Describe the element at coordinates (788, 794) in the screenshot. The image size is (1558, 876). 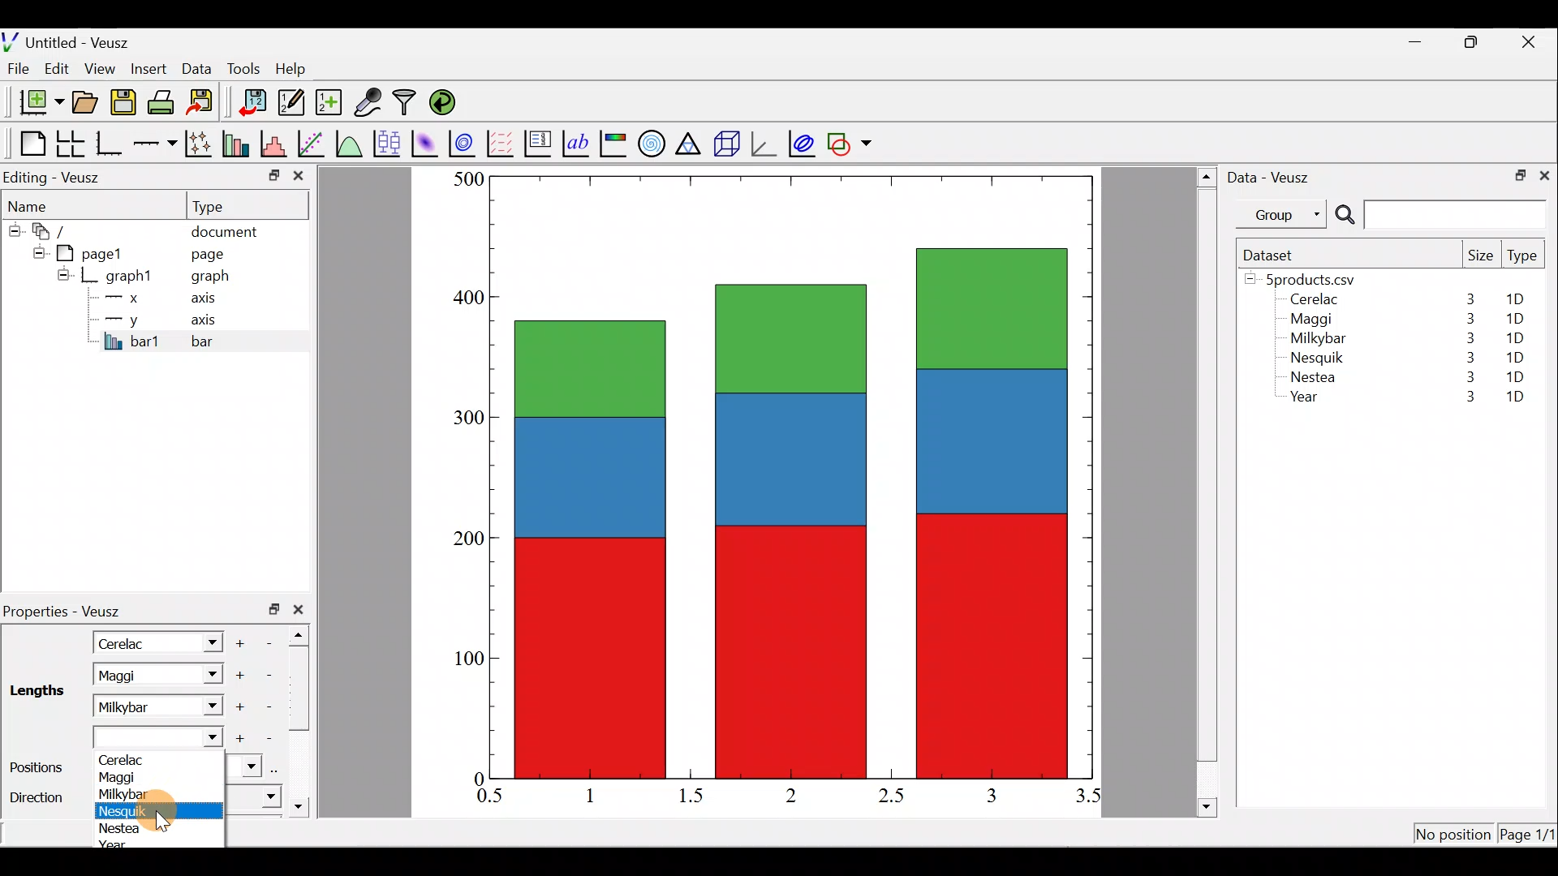
I see `2` at that location.